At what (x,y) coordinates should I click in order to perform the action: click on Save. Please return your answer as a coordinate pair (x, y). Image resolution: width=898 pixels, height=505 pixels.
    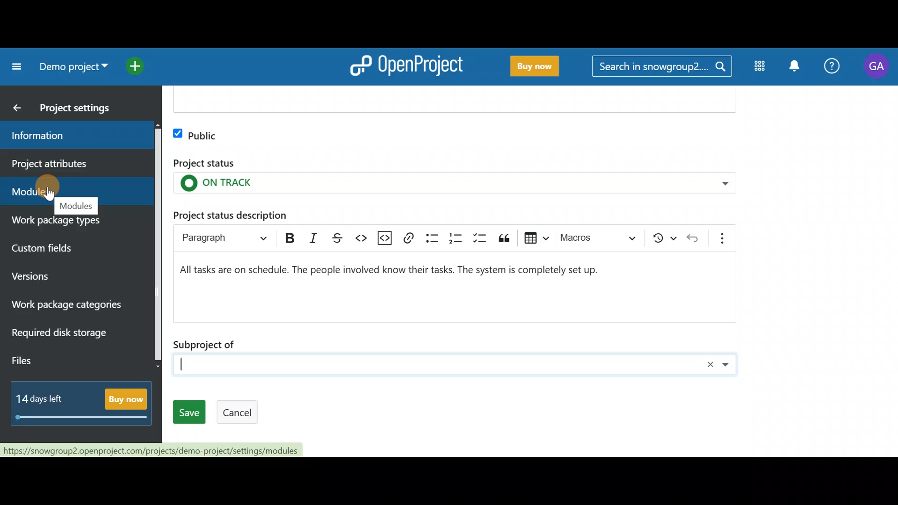
    Looking at the image, I should click on (188, 412).